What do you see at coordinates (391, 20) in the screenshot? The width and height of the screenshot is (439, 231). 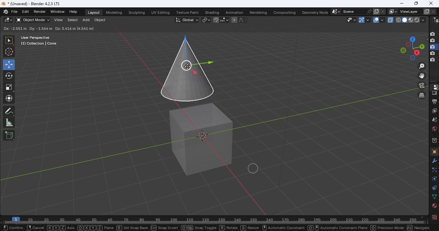 I see `Toggle X-Ray` at bounding box center [391, 20].